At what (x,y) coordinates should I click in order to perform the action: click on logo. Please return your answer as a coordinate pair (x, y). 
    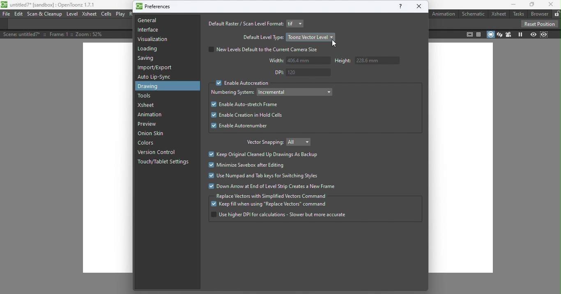
    Looking at the image, I should click on (5, 5).